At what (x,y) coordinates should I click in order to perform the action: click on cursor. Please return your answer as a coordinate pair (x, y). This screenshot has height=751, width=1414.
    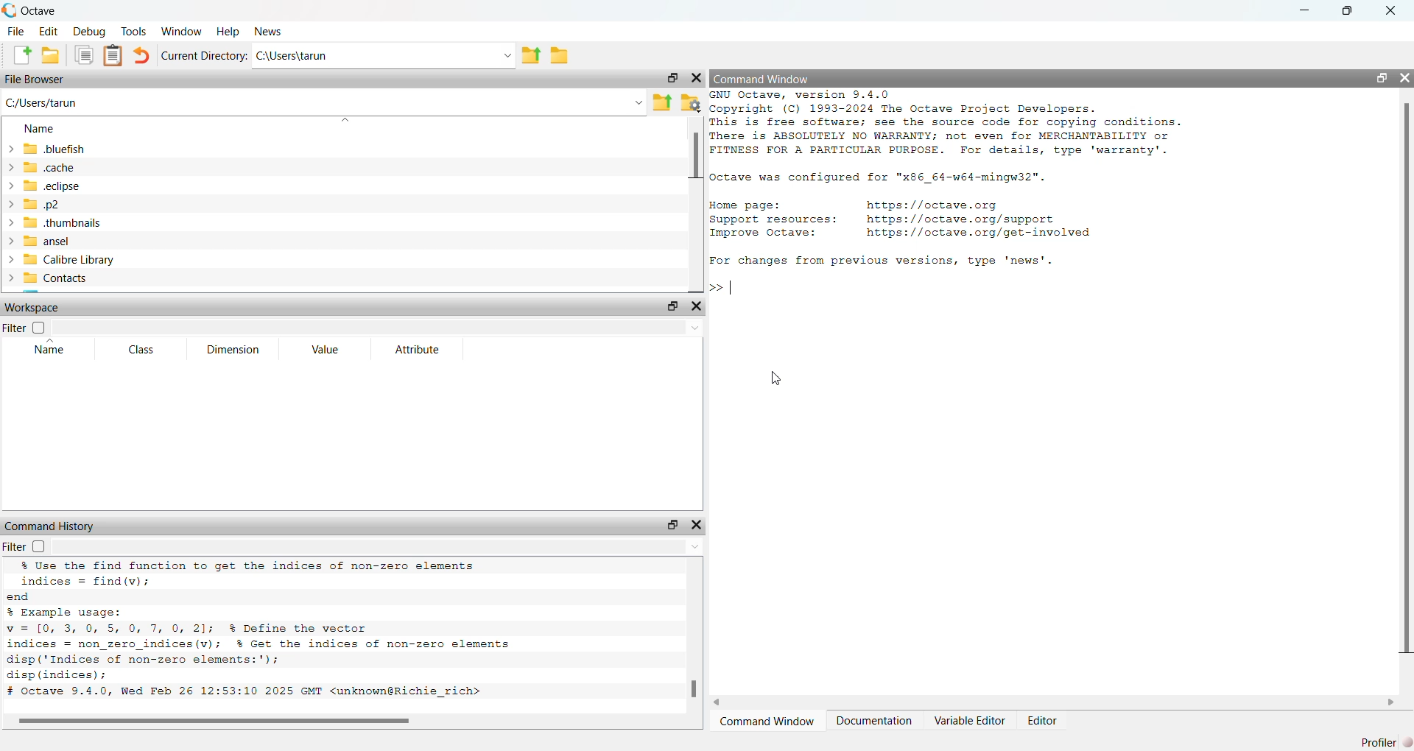
    Looking at the image, I should click on (779, 376).